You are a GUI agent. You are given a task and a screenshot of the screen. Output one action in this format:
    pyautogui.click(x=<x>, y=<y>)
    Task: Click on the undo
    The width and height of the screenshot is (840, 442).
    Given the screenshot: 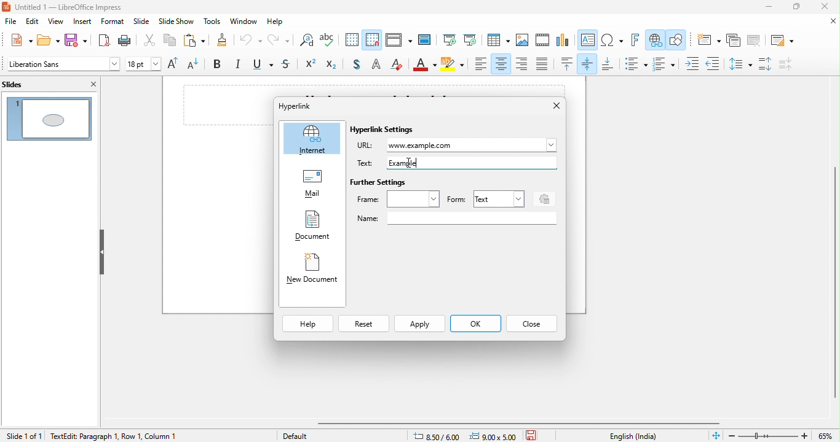 What is the action you would take?
    pyautogui.click(x=251, y=42)
    